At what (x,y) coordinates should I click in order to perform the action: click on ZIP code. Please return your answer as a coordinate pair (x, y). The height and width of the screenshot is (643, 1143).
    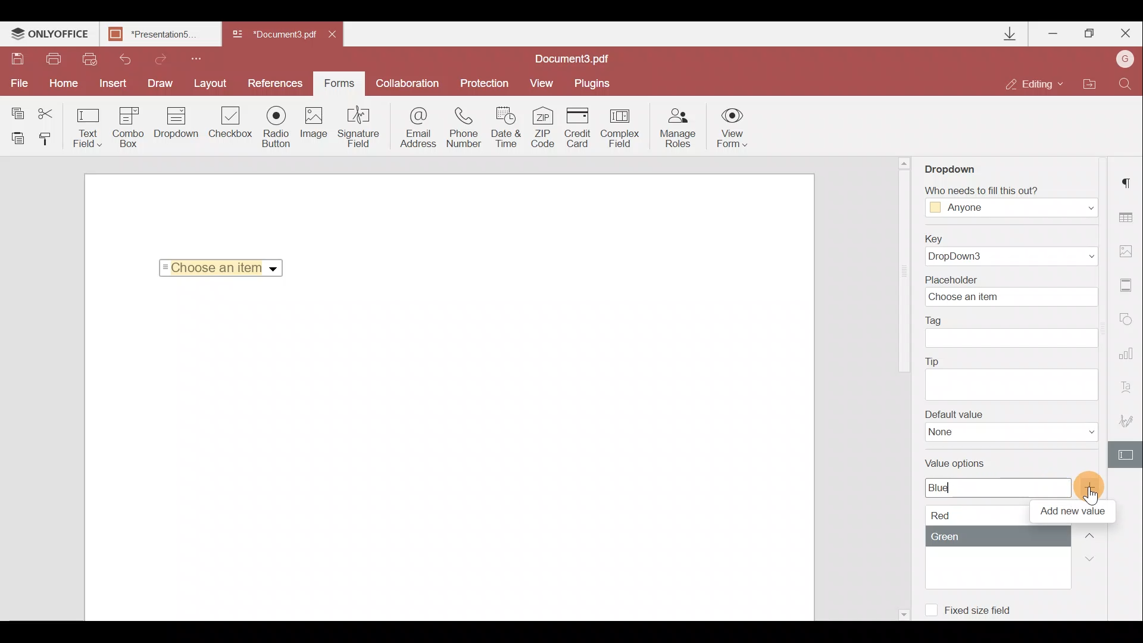
    Looking at the image, I should click on (545, 127).